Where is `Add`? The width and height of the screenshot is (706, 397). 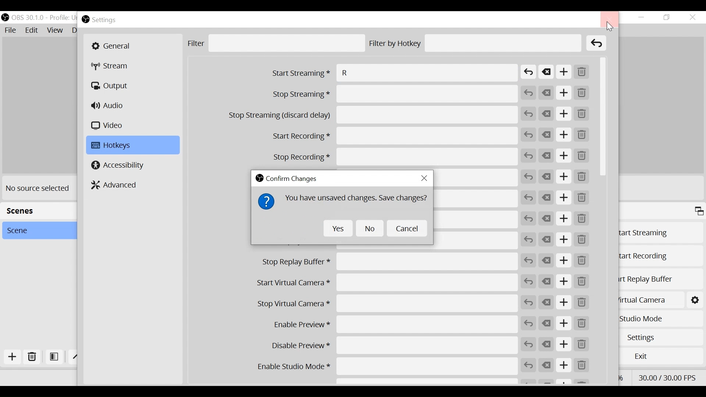 Add is located at coordinates (564, 93).